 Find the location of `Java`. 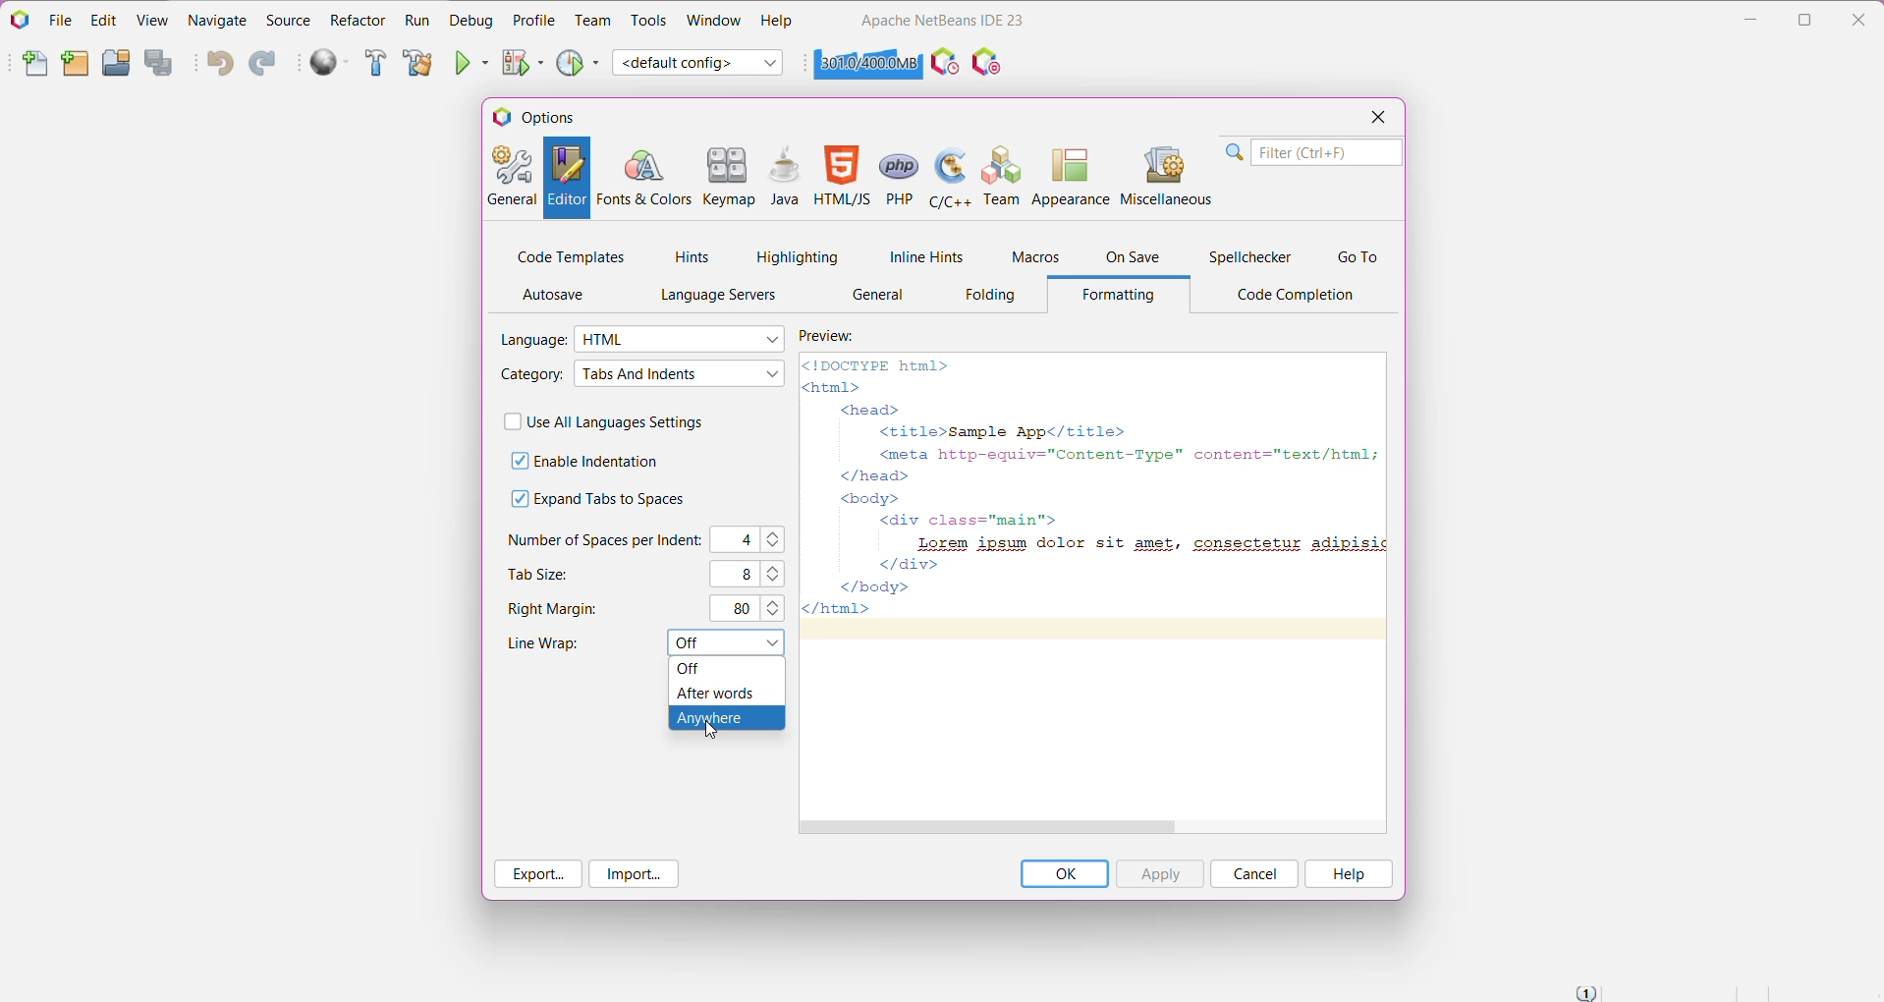

Java is located at coordinates (788, 178).